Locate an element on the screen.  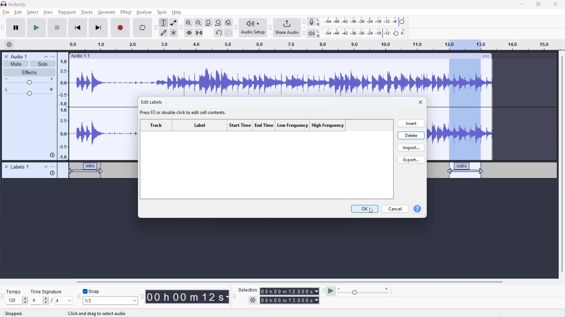
draw tool is located at coordinates (164, 32).